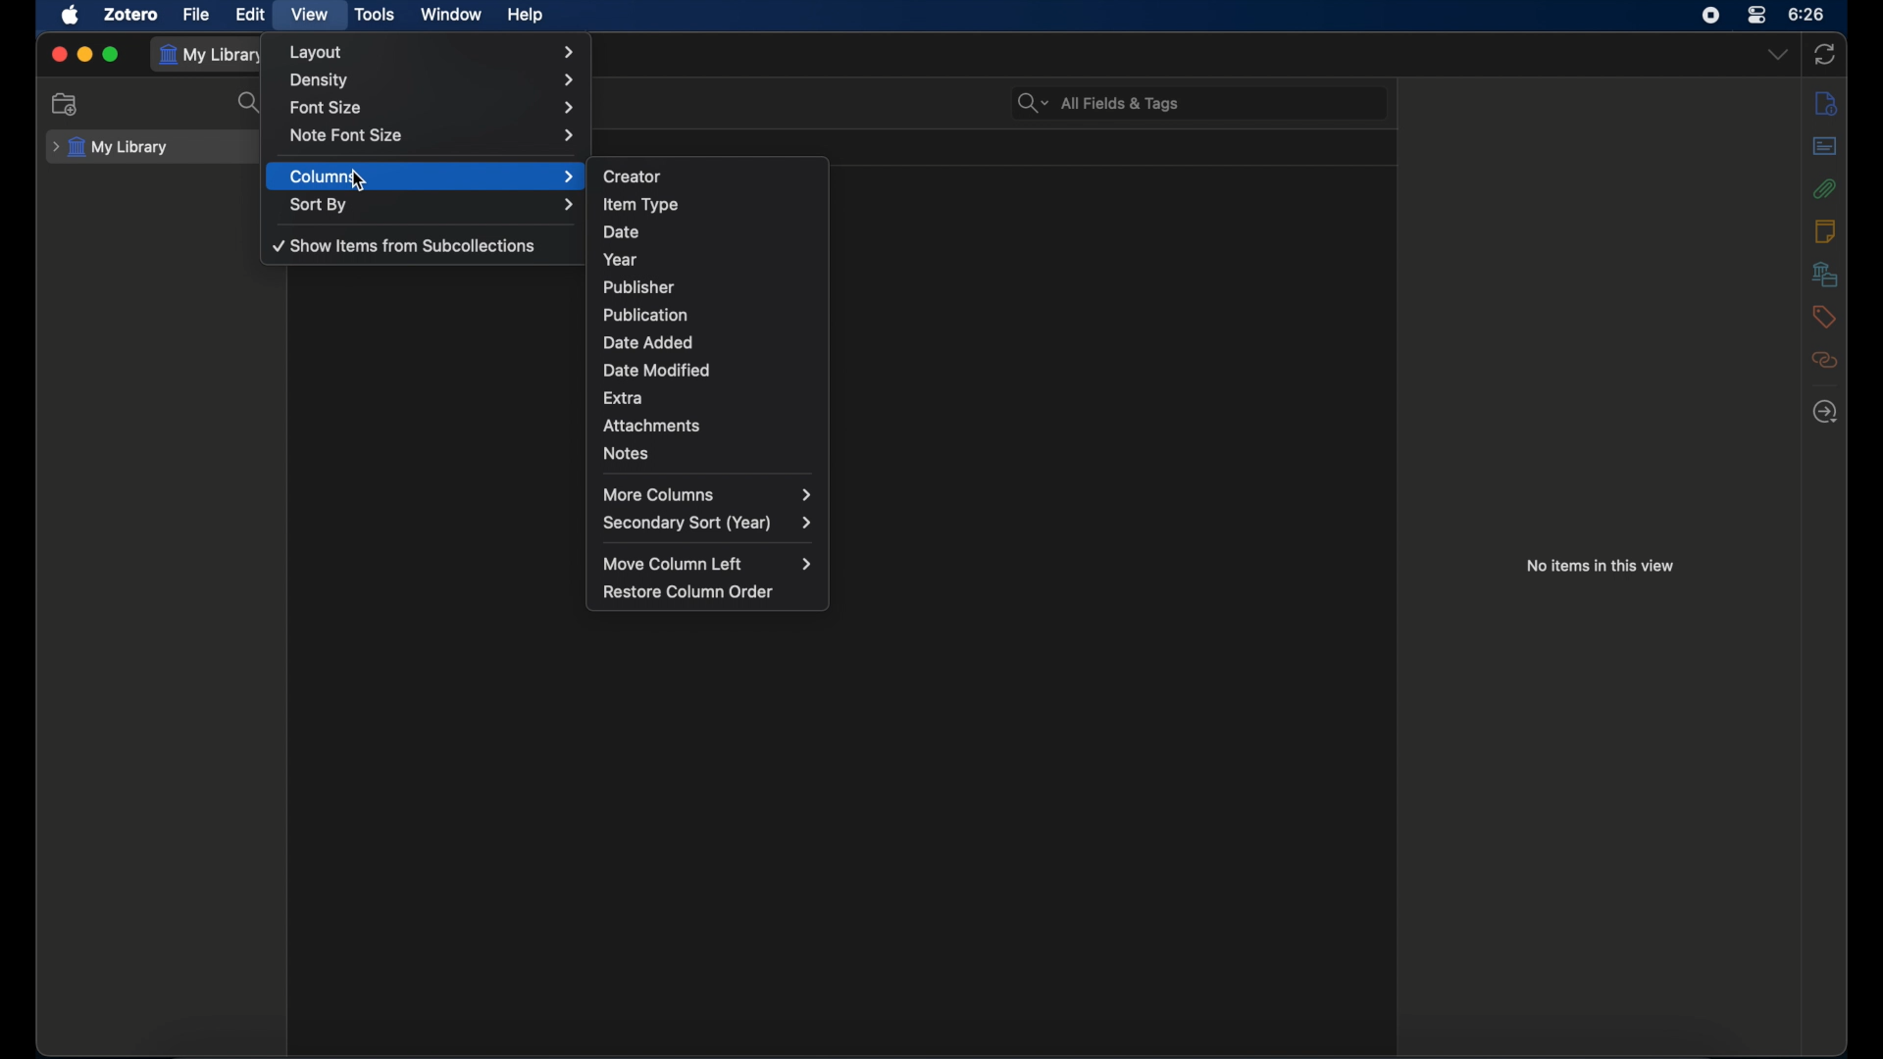  Describe the element at coordinates (451, 13) in the screenshot. I see `window` at that location.